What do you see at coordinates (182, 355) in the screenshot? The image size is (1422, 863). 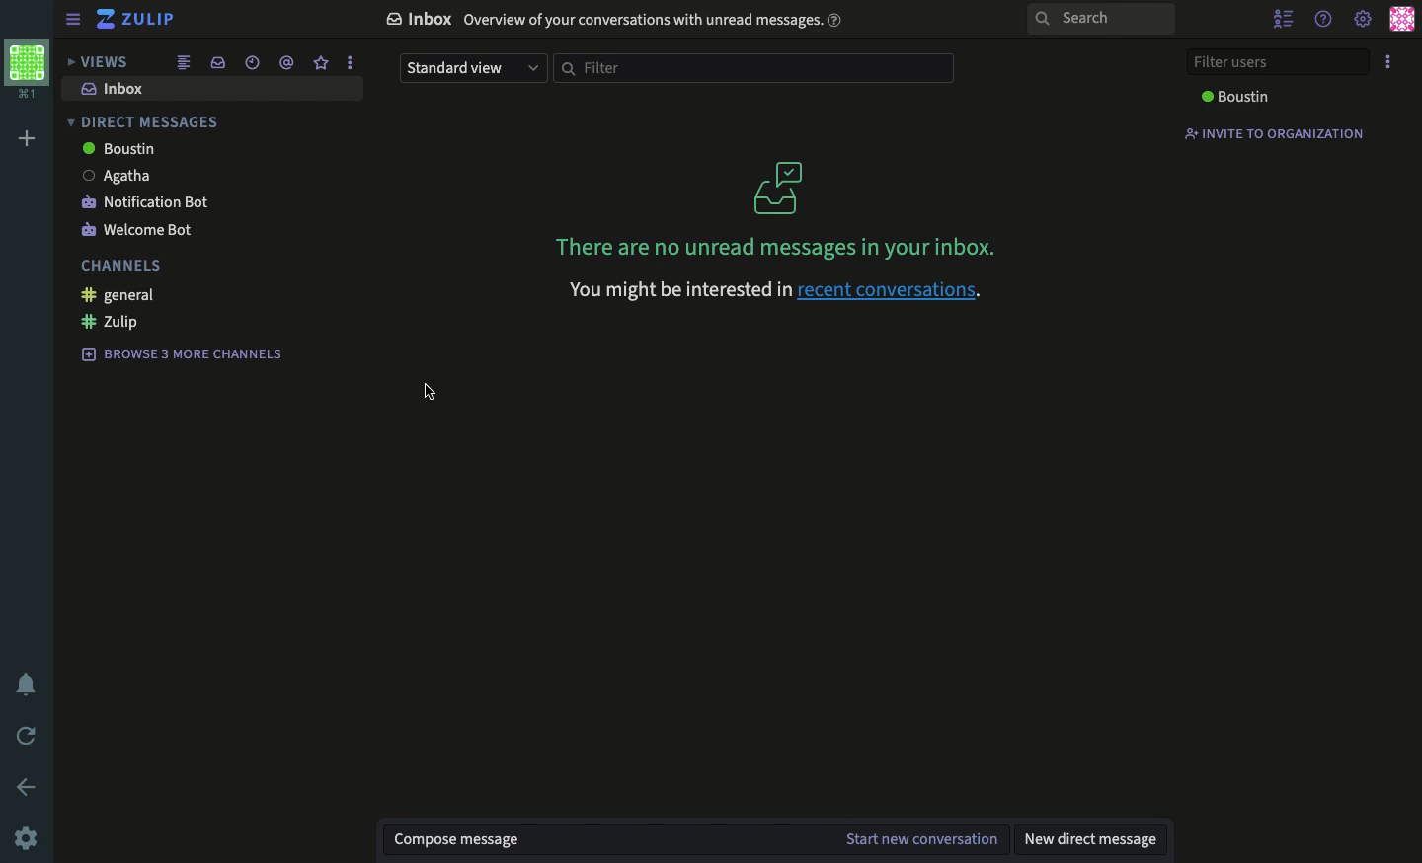 I see `browse 3 more channels` at bounding box center [182, 355].